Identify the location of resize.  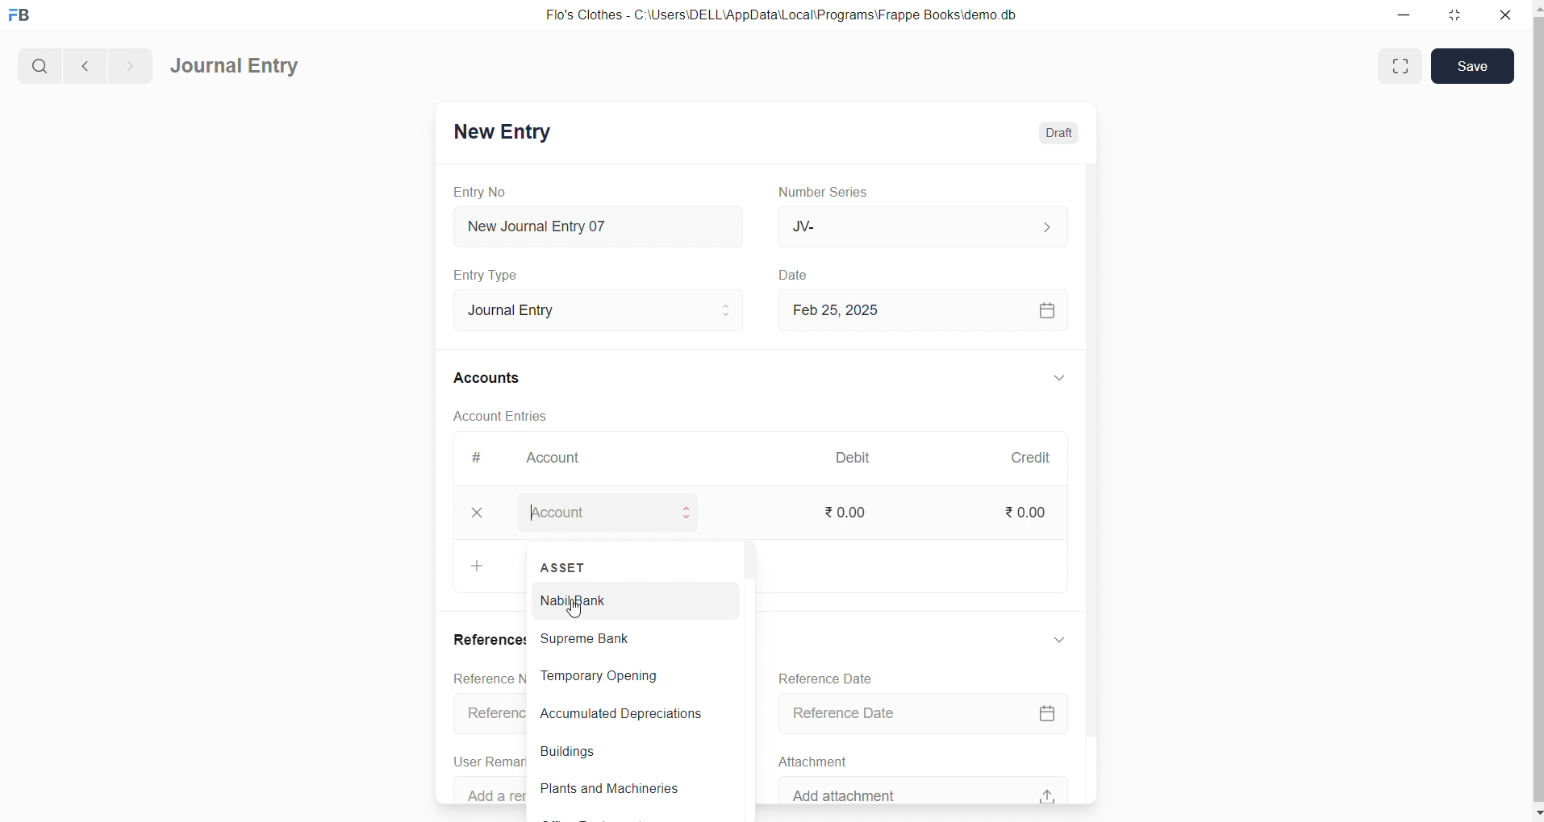
(1459, 16).